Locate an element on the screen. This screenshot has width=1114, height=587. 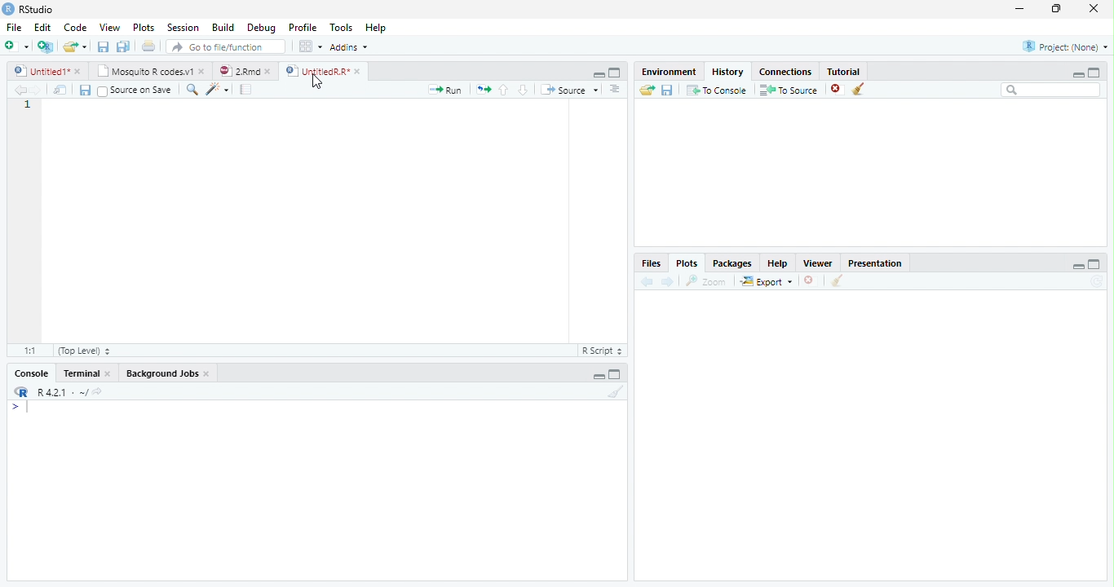
Minimize is located at coordinates (1078, 267).